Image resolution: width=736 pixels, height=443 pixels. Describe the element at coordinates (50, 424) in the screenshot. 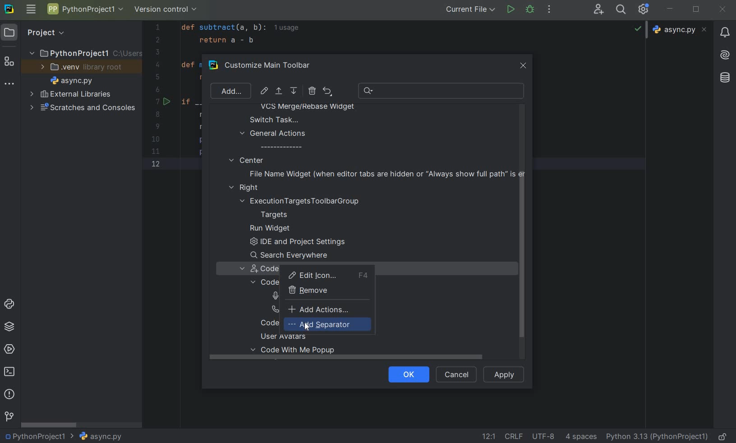

I see `SCROLLBAR` at that location.